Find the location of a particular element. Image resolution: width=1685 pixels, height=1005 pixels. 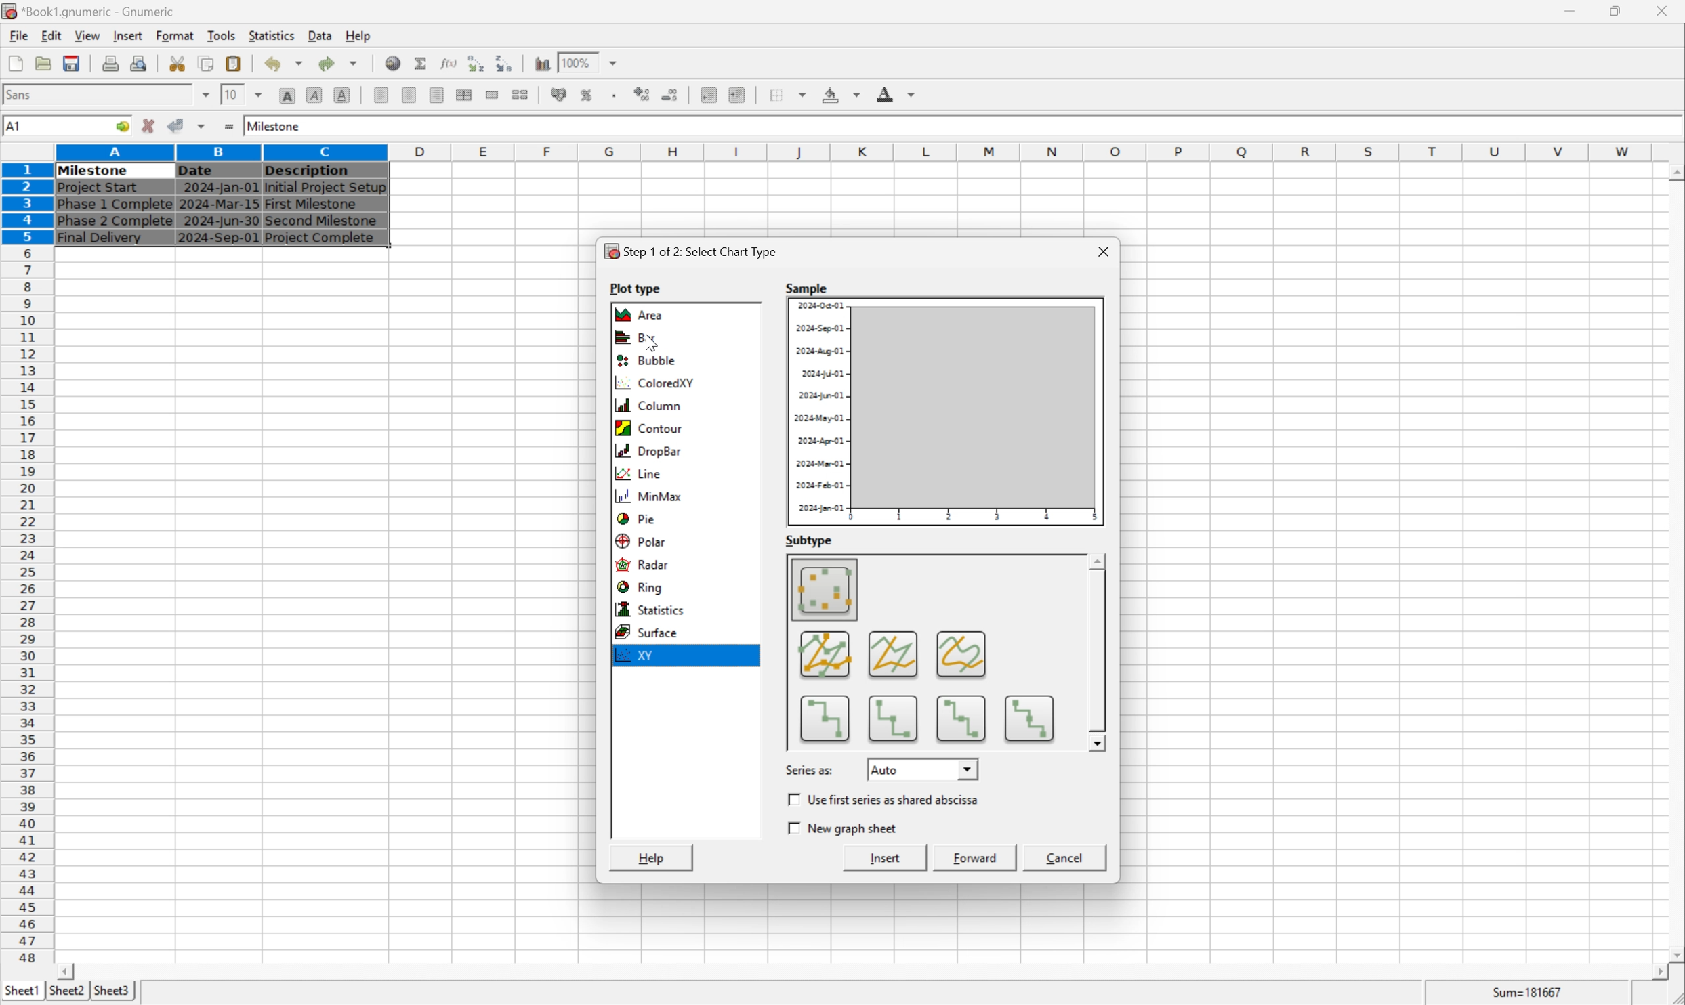

redo is located at coordinates (341, 62).